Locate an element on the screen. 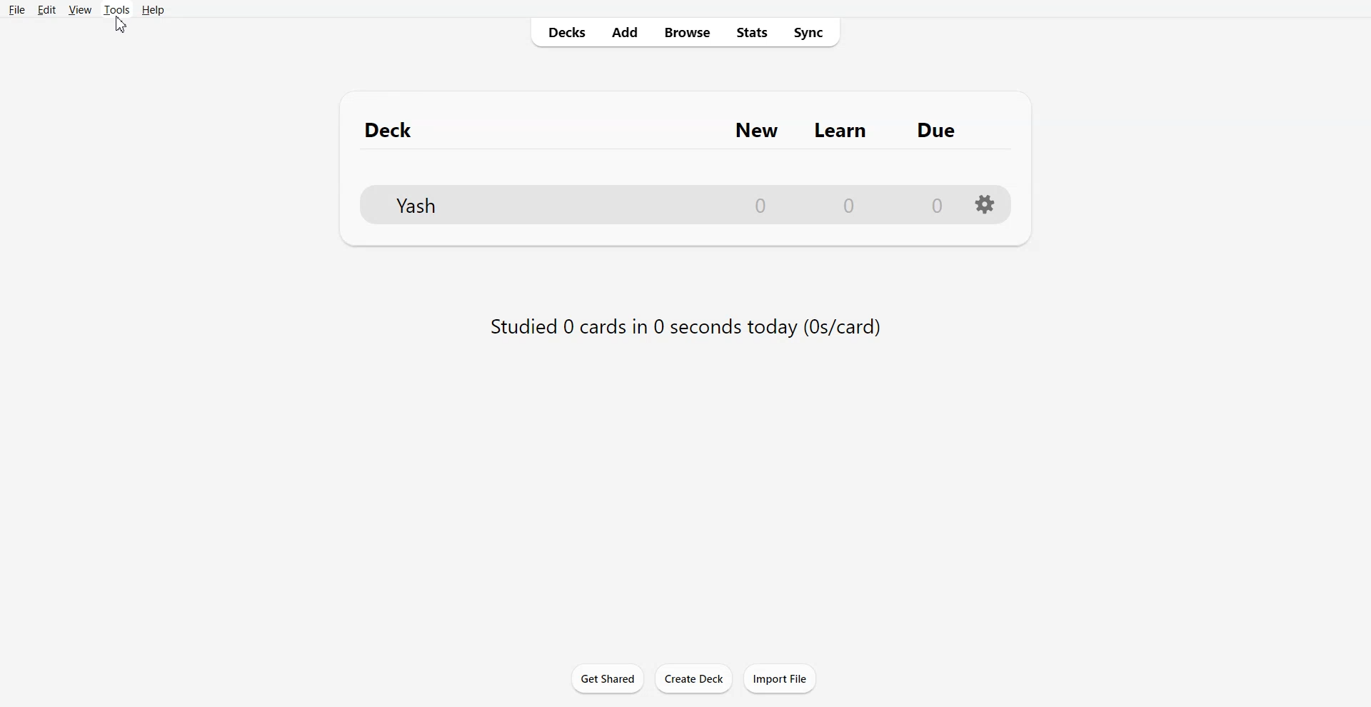 Image resolution: width=1371 pixels, height=707 pixels. Browse is located at coordinates (685, 31).